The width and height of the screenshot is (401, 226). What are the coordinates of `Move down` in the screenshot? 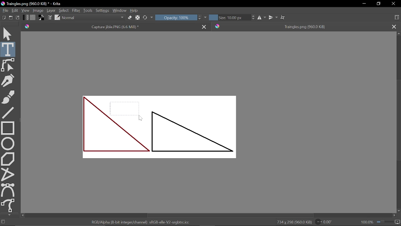 It's located at (398, 211).